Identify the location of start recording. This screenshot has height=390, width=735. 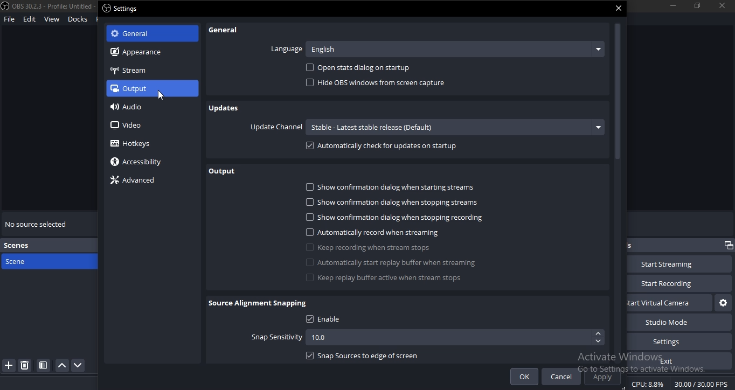
(678, 282).